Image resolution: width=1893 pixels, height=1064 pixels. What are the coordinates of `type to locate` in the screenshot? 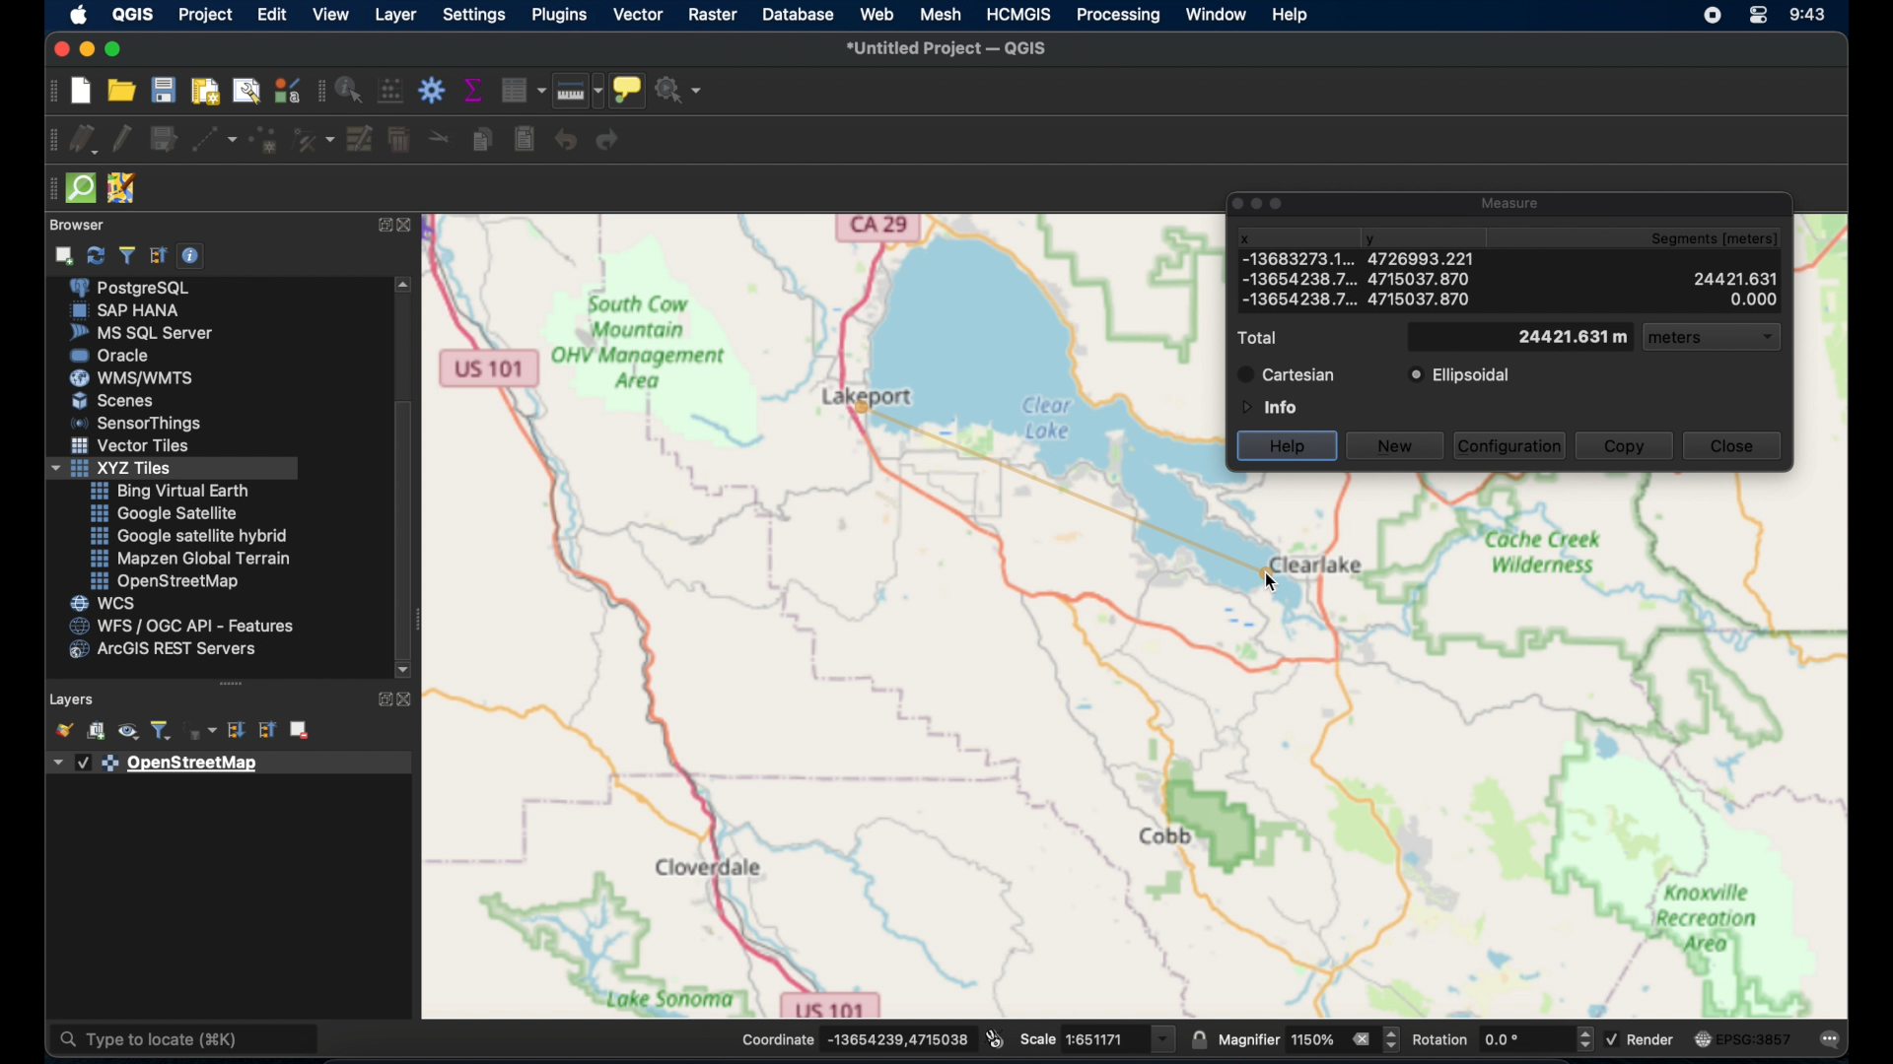 It's located at (186, 1040).